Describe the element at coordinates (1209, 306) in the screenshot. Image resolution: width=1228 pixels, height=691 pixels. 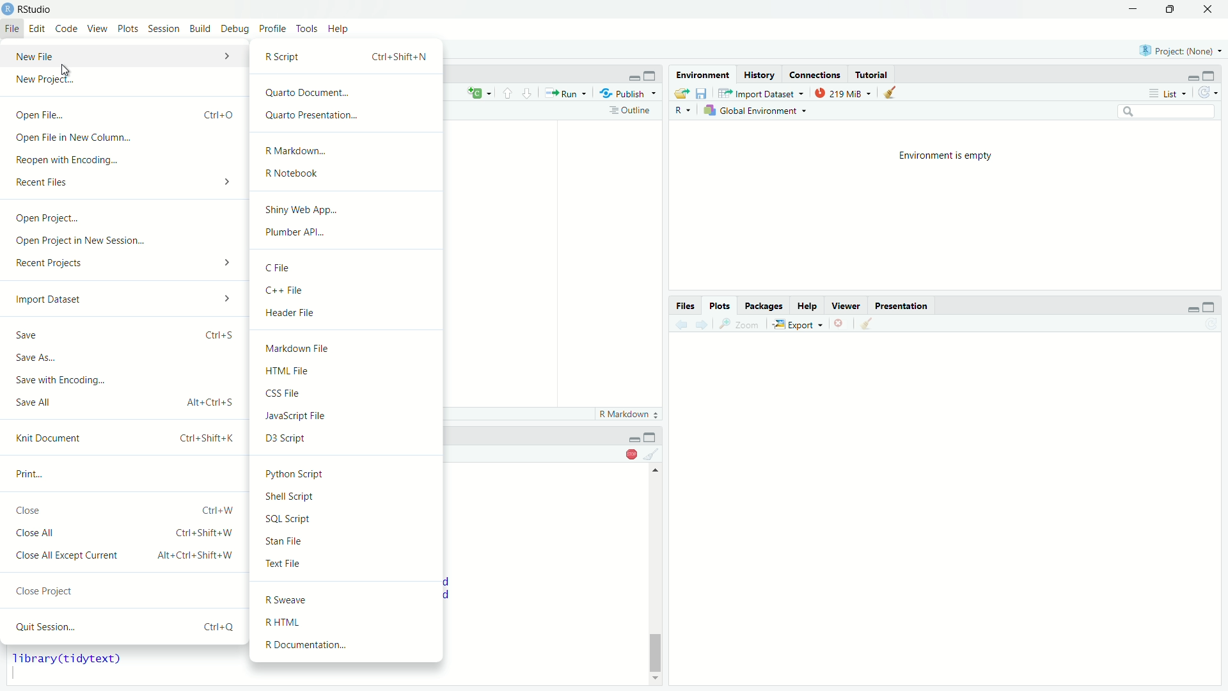
I see `maximize` at that location.